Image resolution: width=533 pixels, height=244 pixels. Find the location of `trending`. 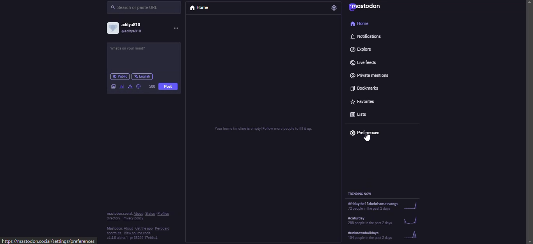

trending is located at coordinates (386, 237).